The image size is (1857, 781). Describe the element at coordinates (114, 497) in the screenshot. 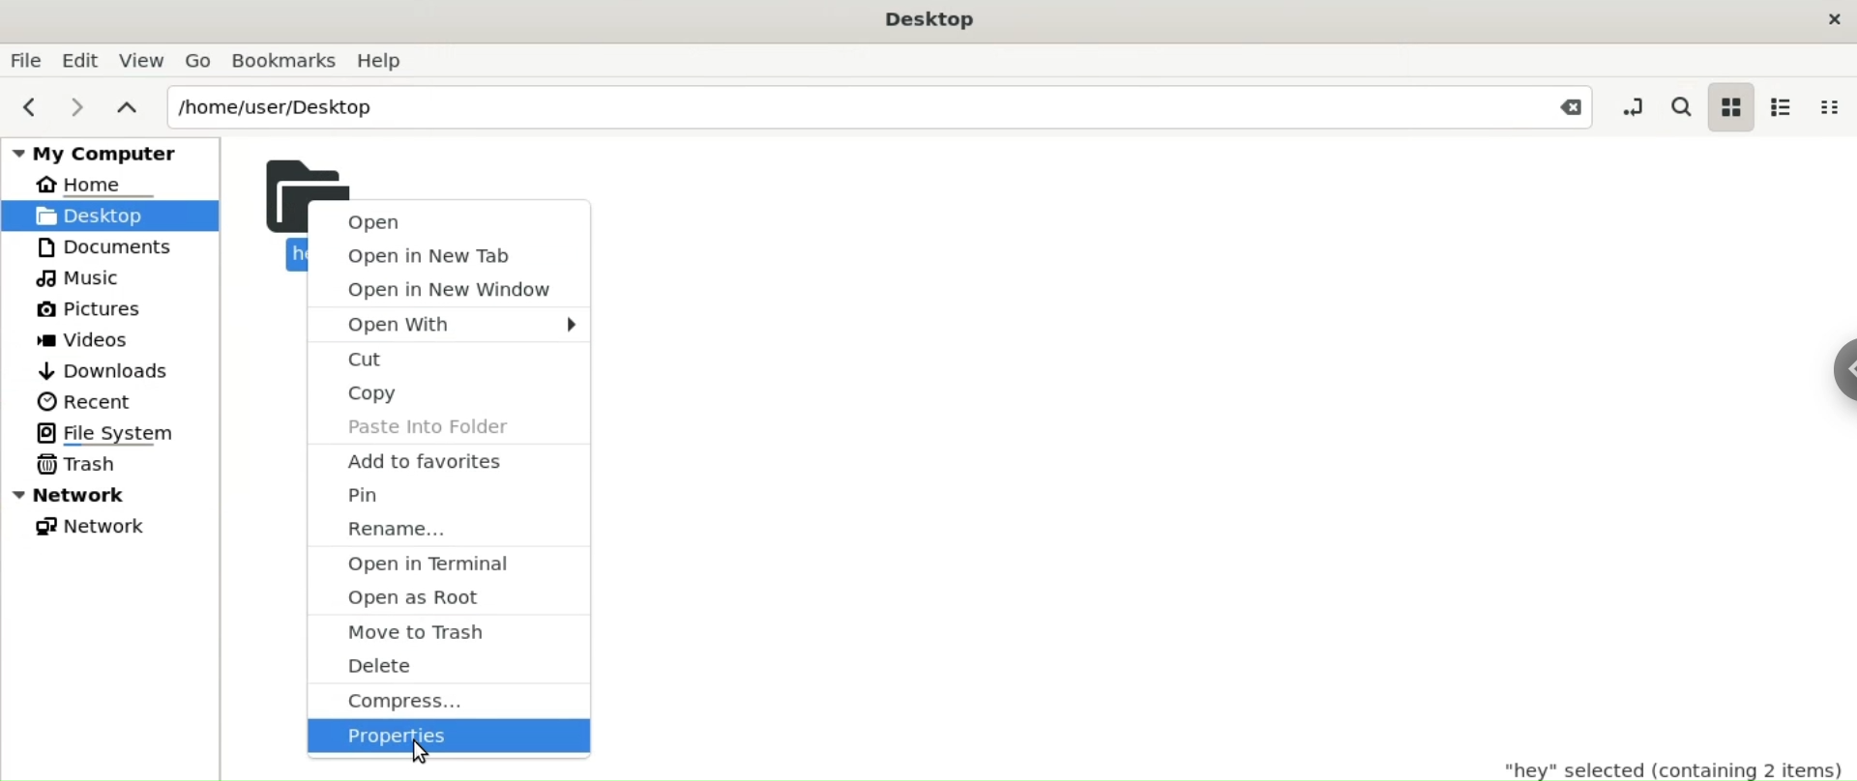

I see `Network` at that location.